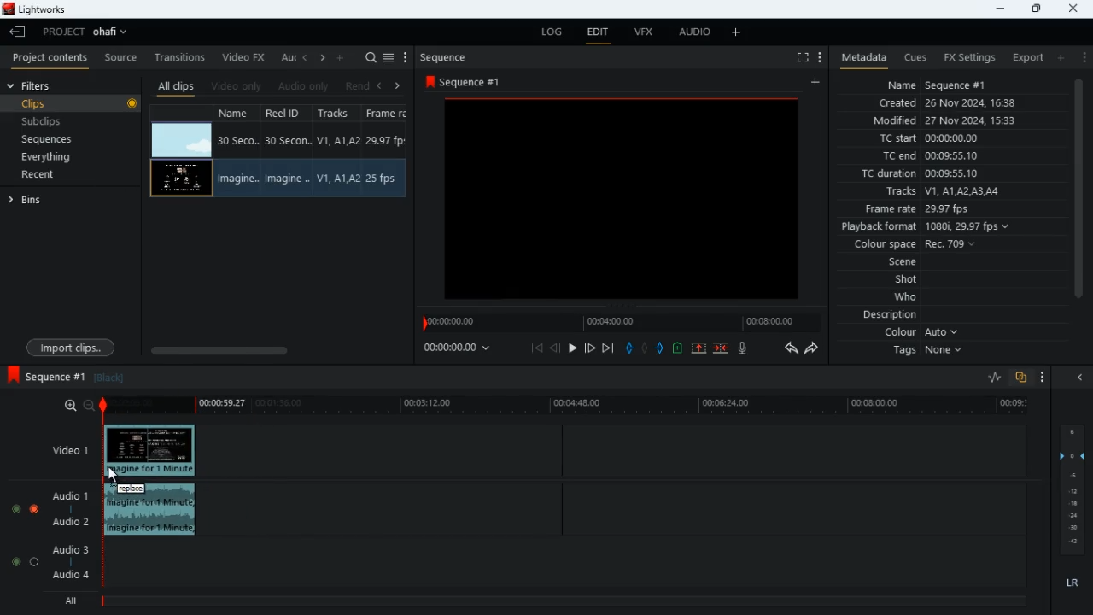 The height and width of the screenshot is (615, 1093). What do you see at coordinates (882, 315) in the screenshot?
I see `description` at bounding box center [882, 315].